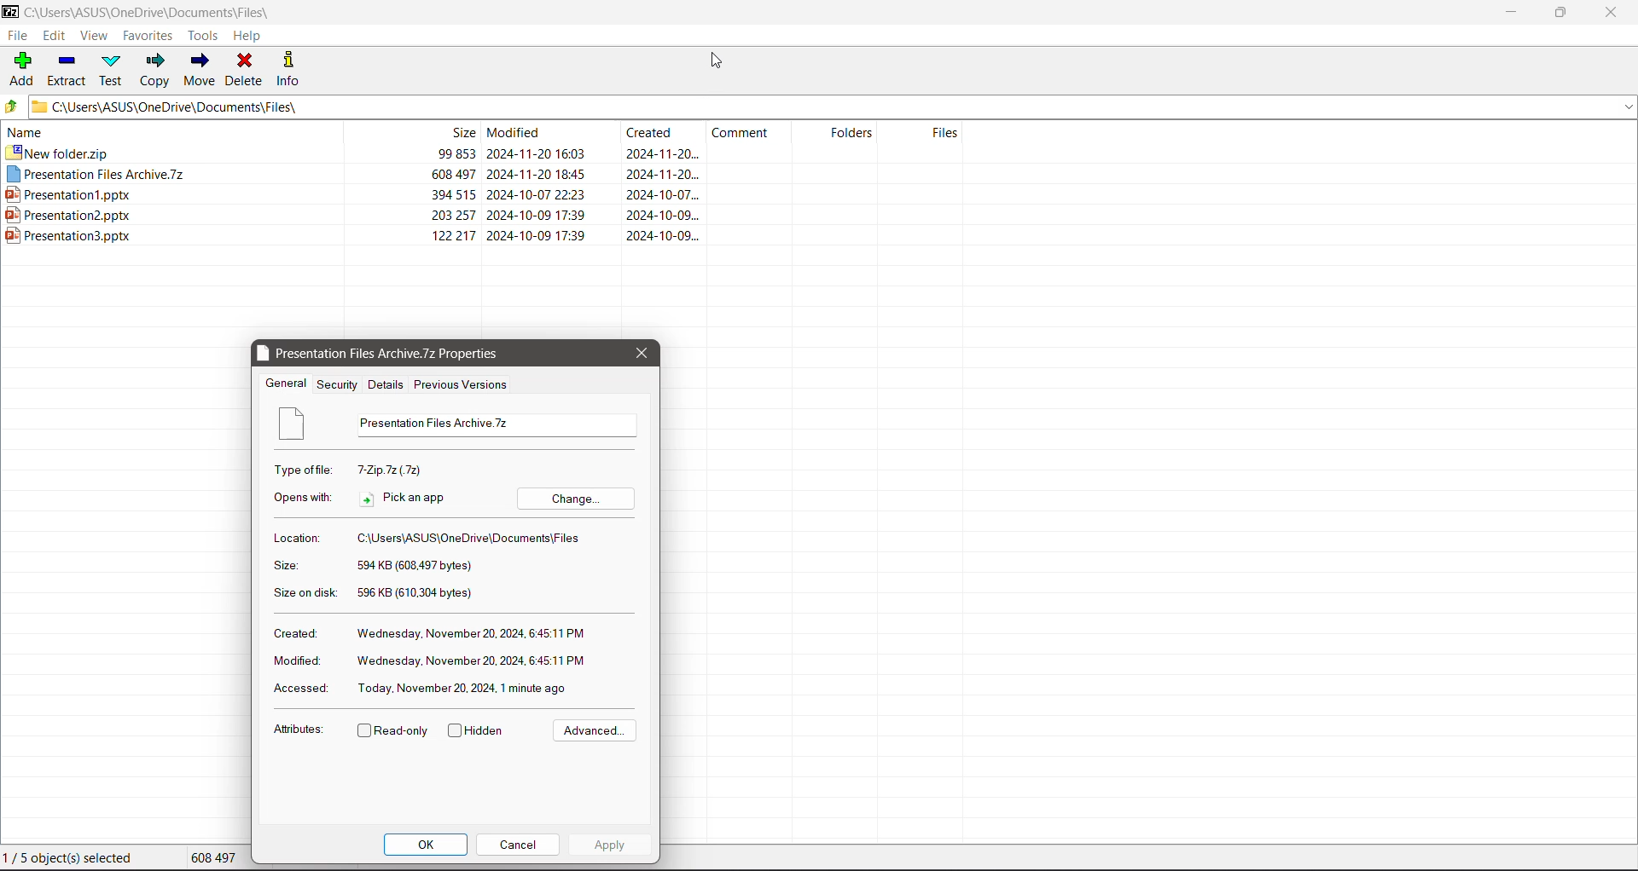 This screenshot has height=871, width=1638. I want to click on Cancel, so click(520, 845).